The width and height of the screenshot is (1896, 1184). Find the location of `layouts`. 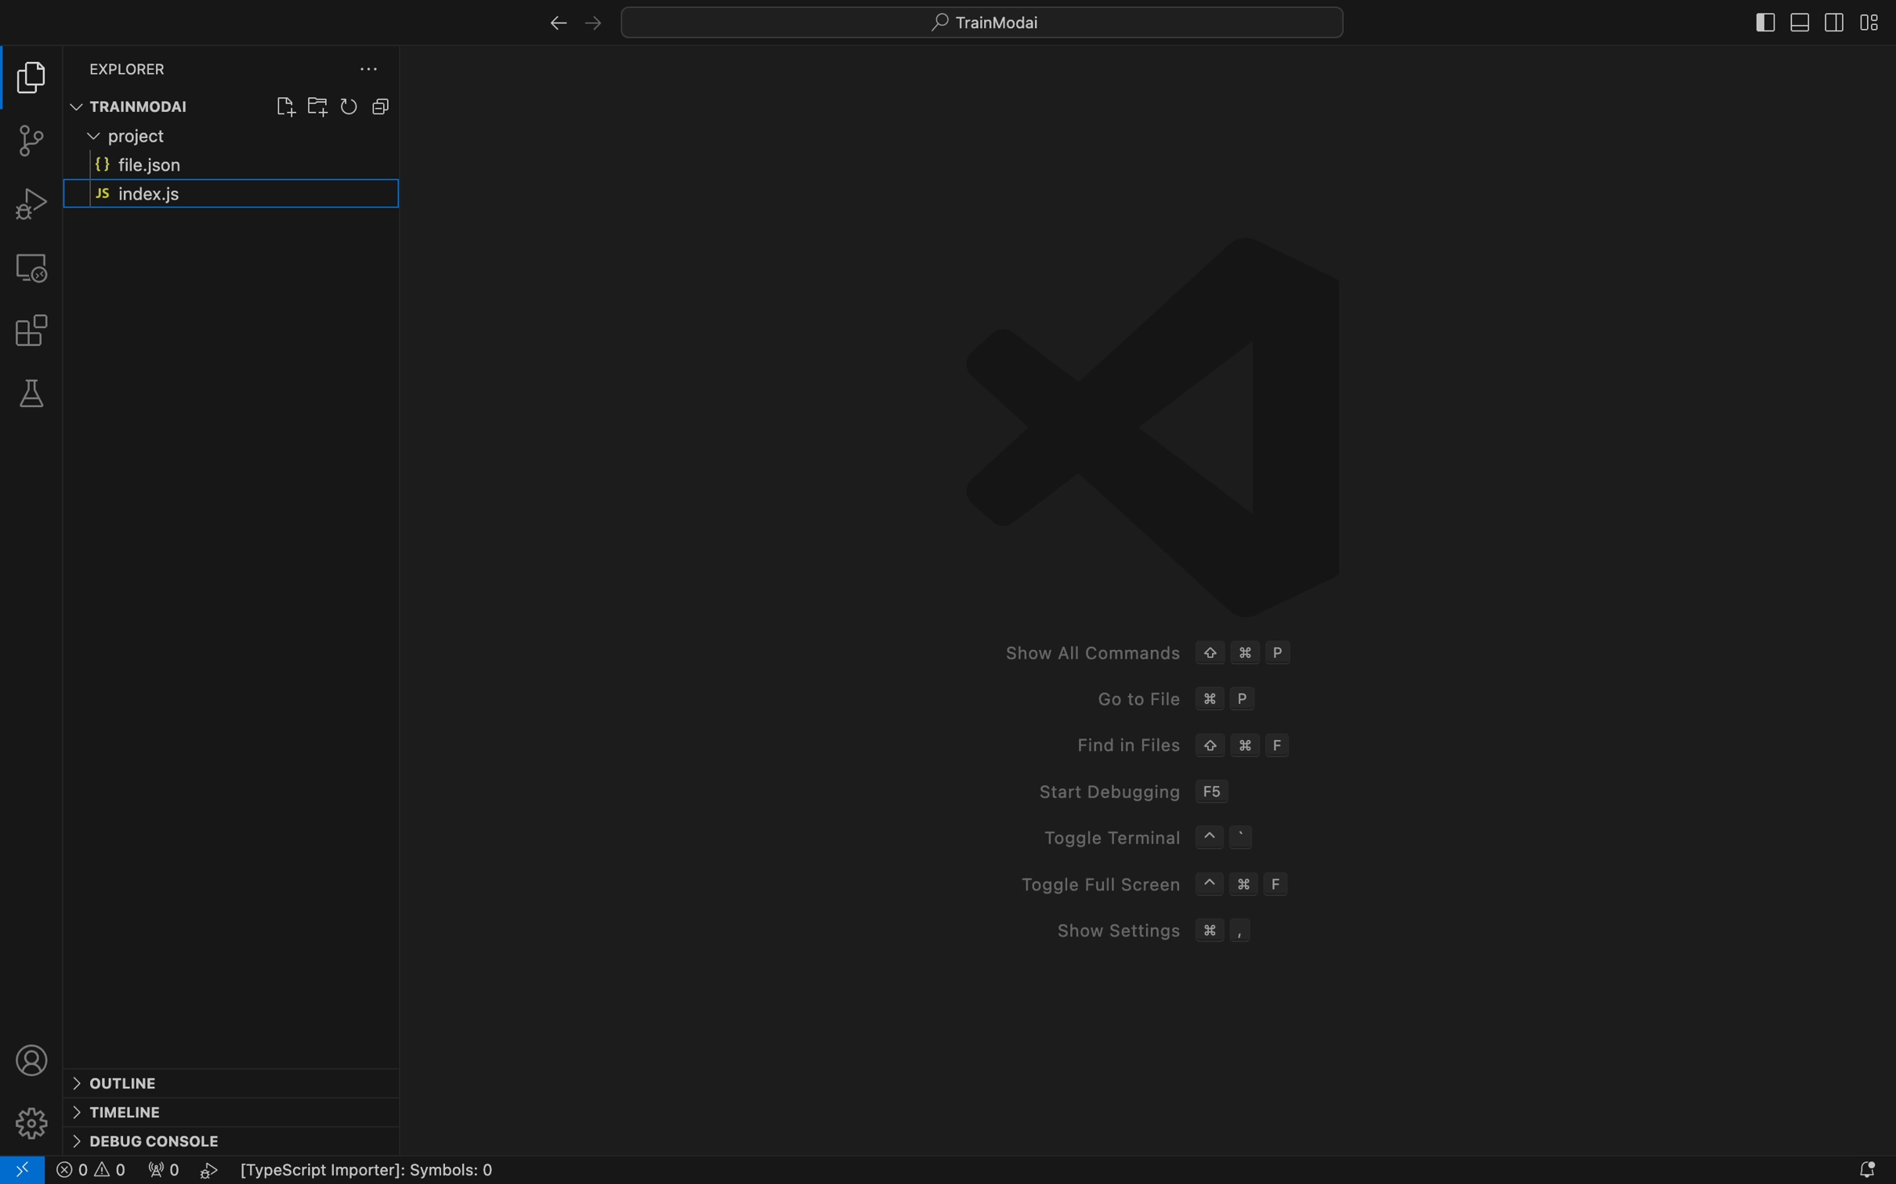

layouts is located at coordinates (385, 106).